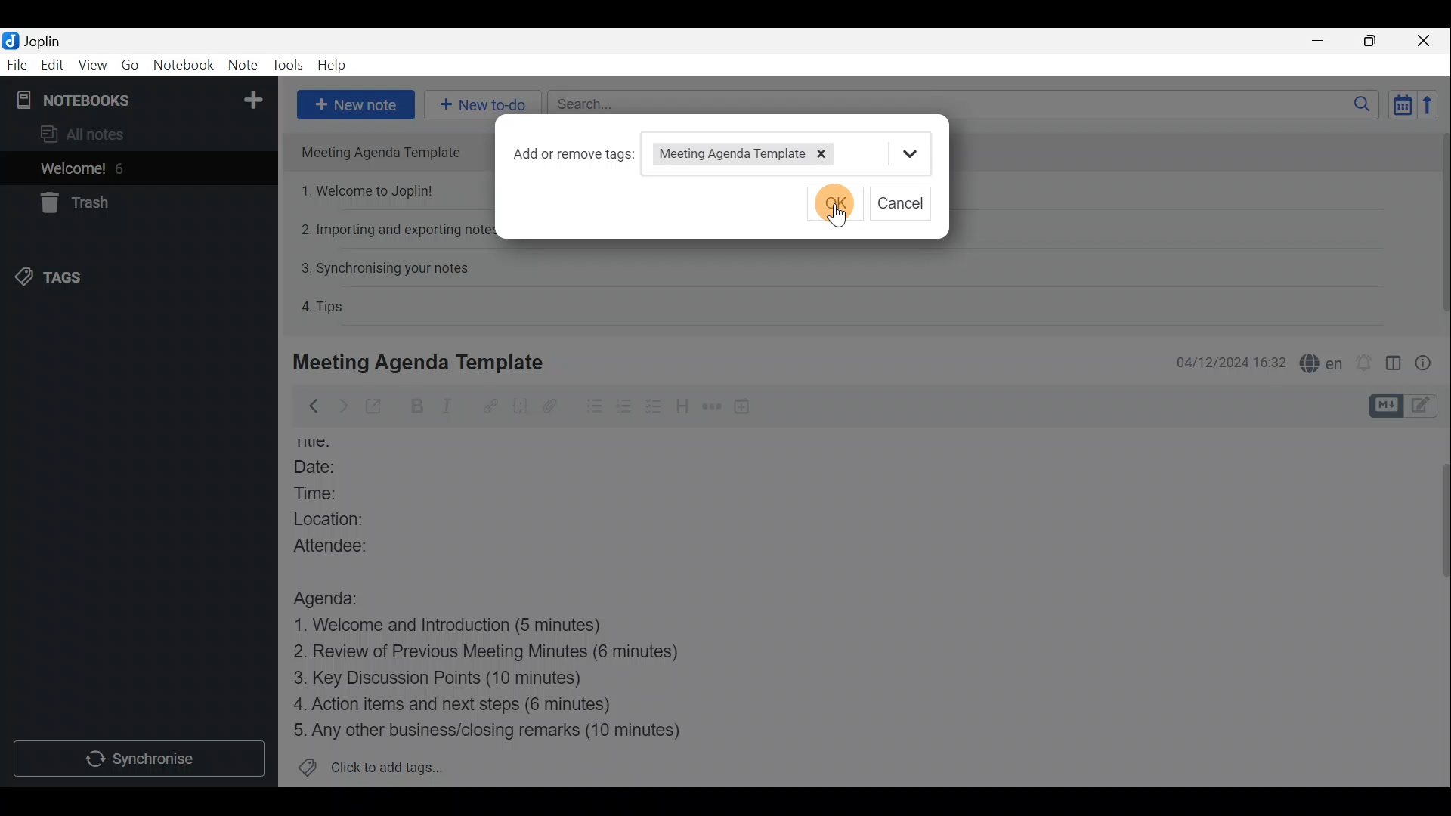 The image size is (1451, 816). I want to click on Numbered list, so click(624, 409).